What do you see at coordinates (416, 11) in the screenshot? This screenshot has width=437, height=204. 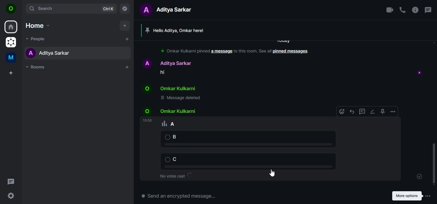 I see `room options` at bounding box center [416, 11].